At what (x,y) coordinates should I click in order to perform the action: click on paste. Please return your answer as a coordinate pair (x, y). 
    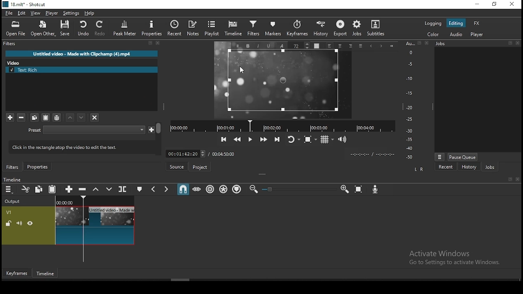
    Looking at the image, I should click on (45, 118).